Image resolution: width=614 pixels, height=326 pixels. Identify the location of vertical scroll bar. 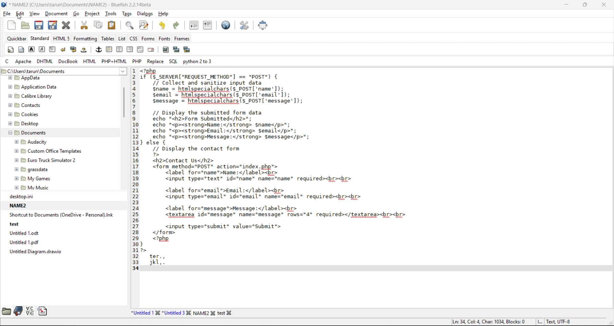
(123, 103).